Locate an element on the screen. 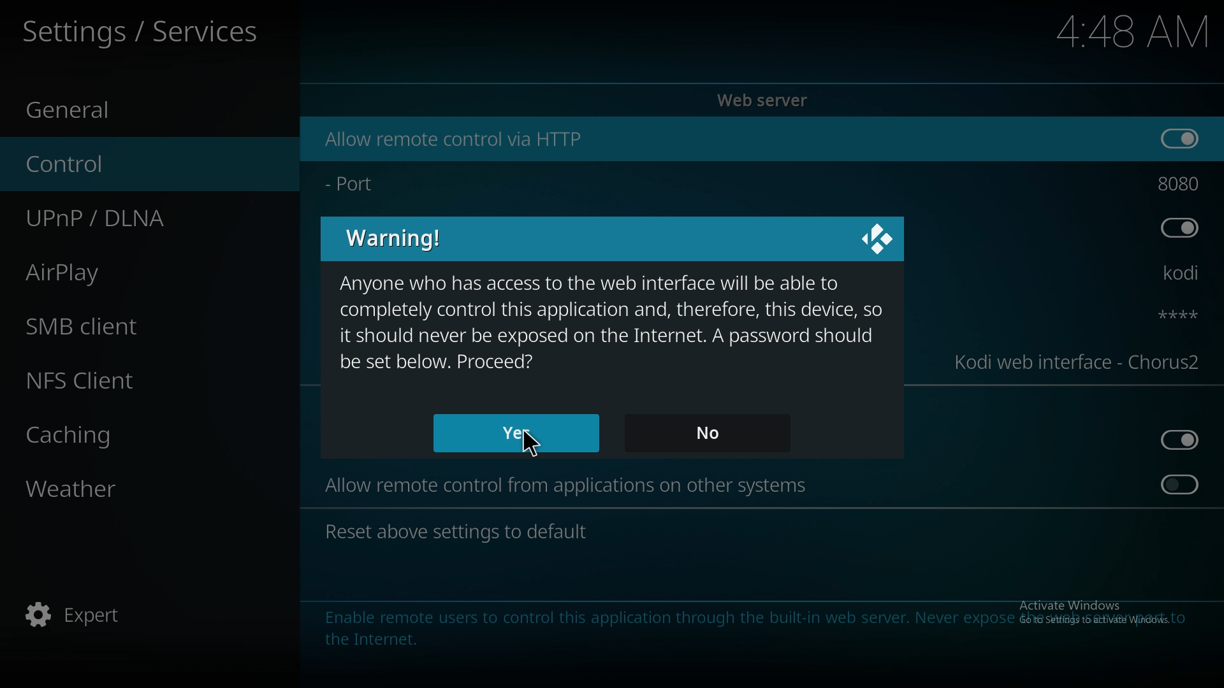 The image size is (1224, 688). expert is located at coordinates (84, 616).